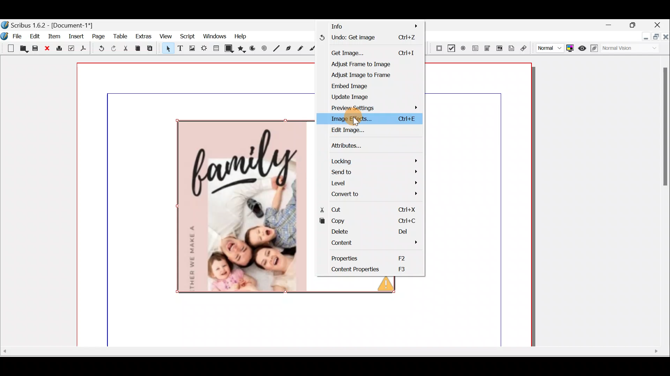  What do you see at coordinates (241, 36) in the screenshot?
I see `Help` at bounding box center [241, 36].